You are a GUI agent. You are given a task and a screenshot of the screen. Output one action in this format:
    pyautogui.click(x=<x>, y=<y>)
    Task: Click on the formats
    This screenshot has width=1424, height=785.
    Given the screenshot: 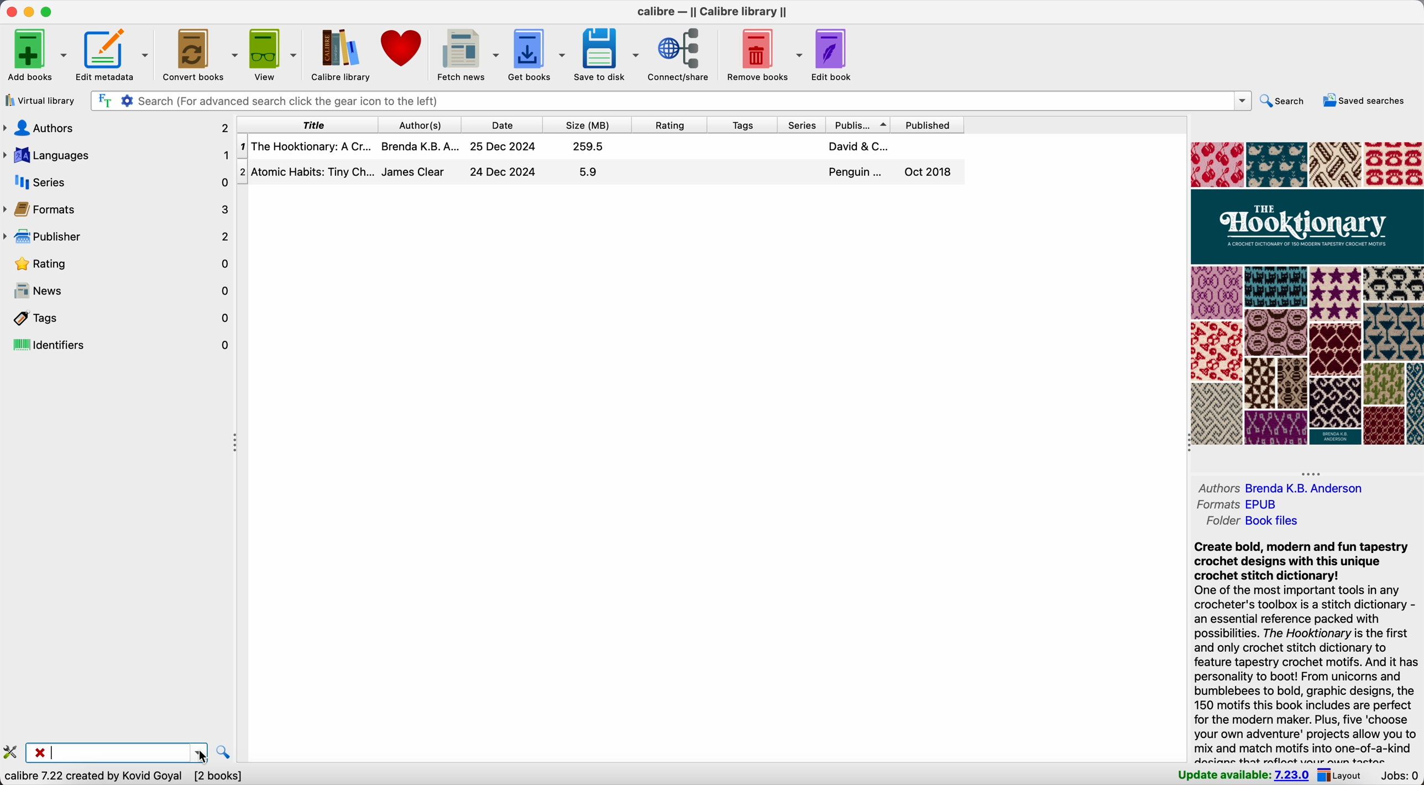 What is the action you would take?
    pyautogui.click(x=1236, y=505)
    